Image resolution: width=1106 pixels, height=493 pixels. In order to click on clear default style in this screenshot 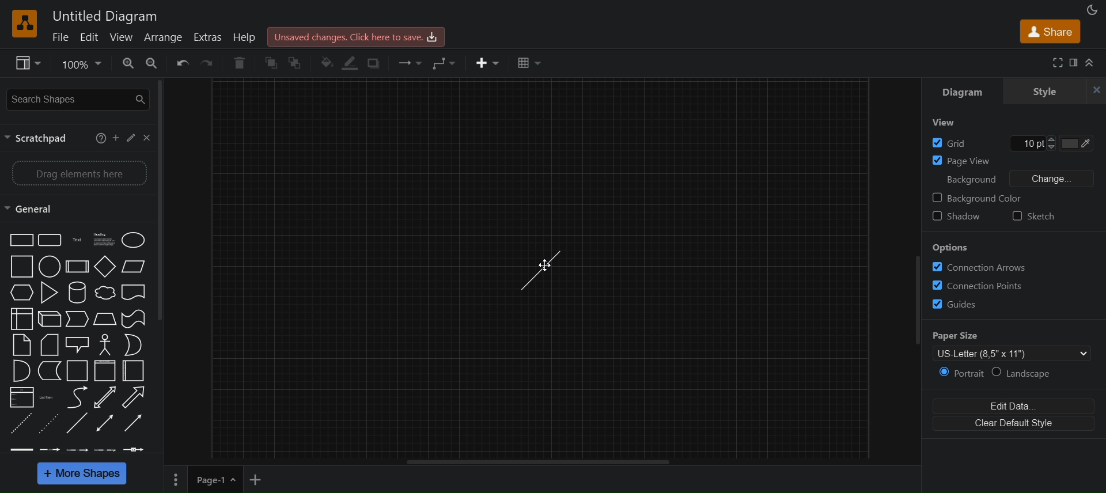, I will do `click(1010, 424)`.